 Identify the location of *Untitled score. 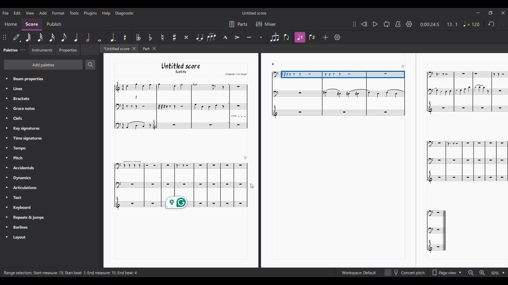
(114, 48).